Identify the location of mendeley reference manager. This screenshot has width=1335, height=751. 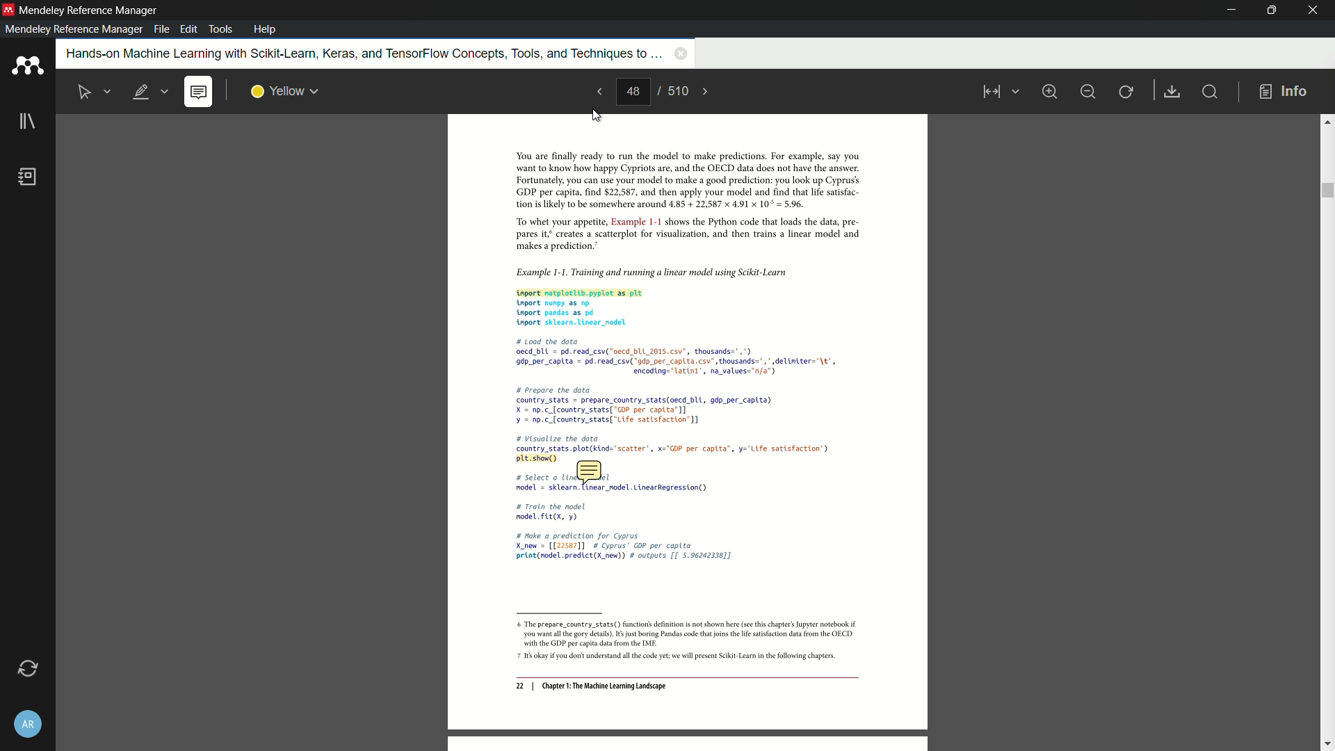
(74, 29).